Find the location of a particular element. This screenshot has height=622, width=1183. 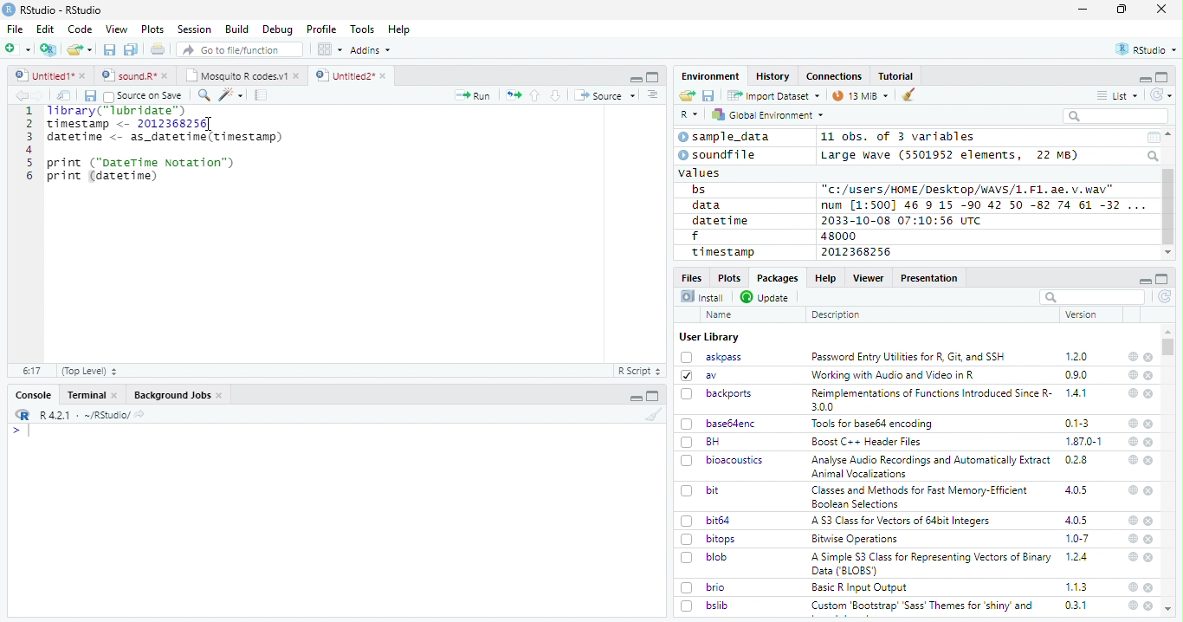

close is located at coordinates (1148, 424).